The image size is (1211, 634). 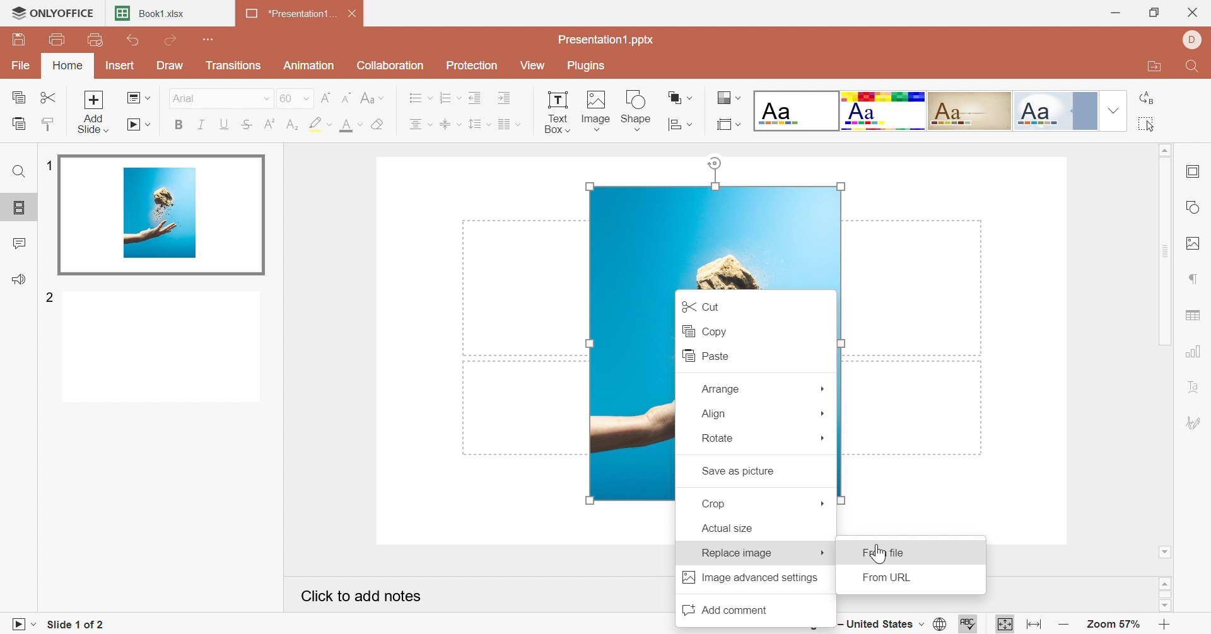 What do you see at coordinates (292, 14) in the screenshot?
I see `*Presentation1...` at bounding box center [292, 14].